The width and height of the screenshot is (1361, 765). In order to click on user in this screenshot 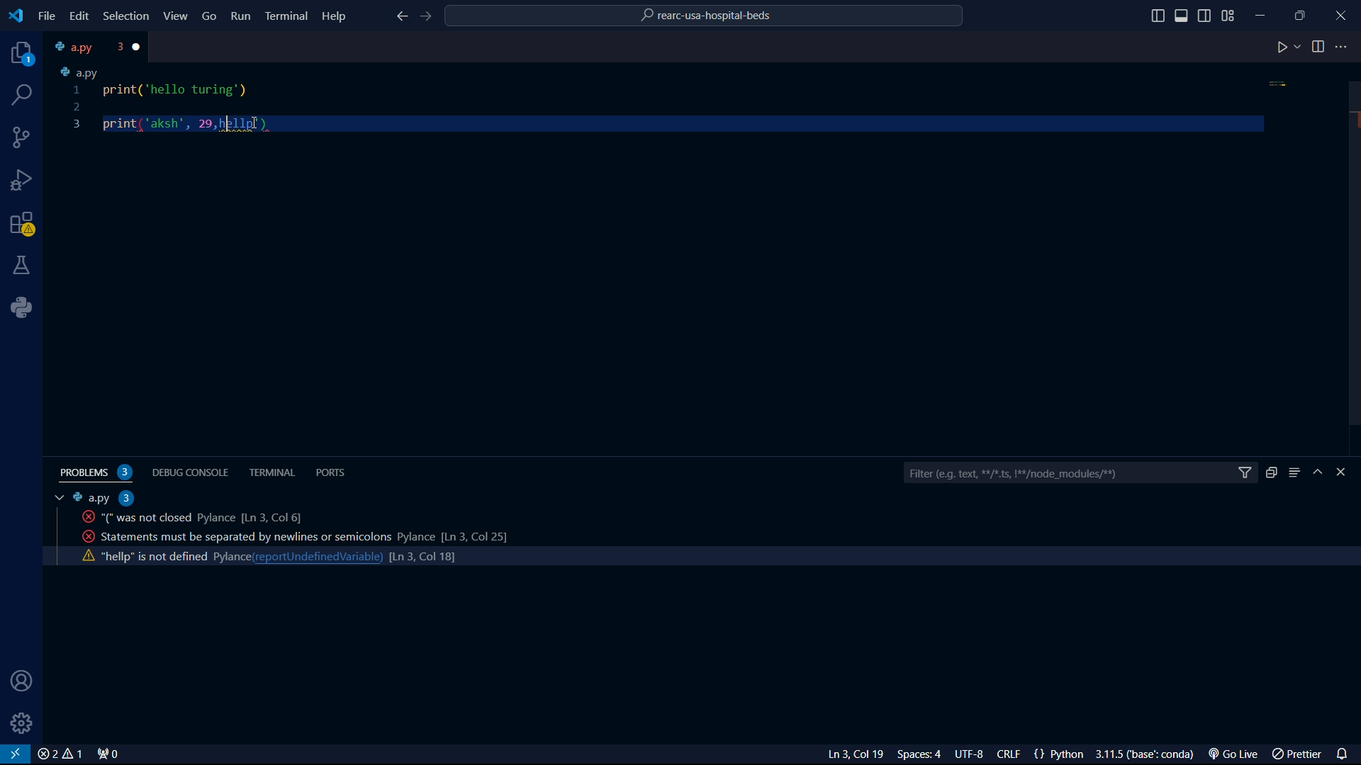, I will do `click(18, 682)`.